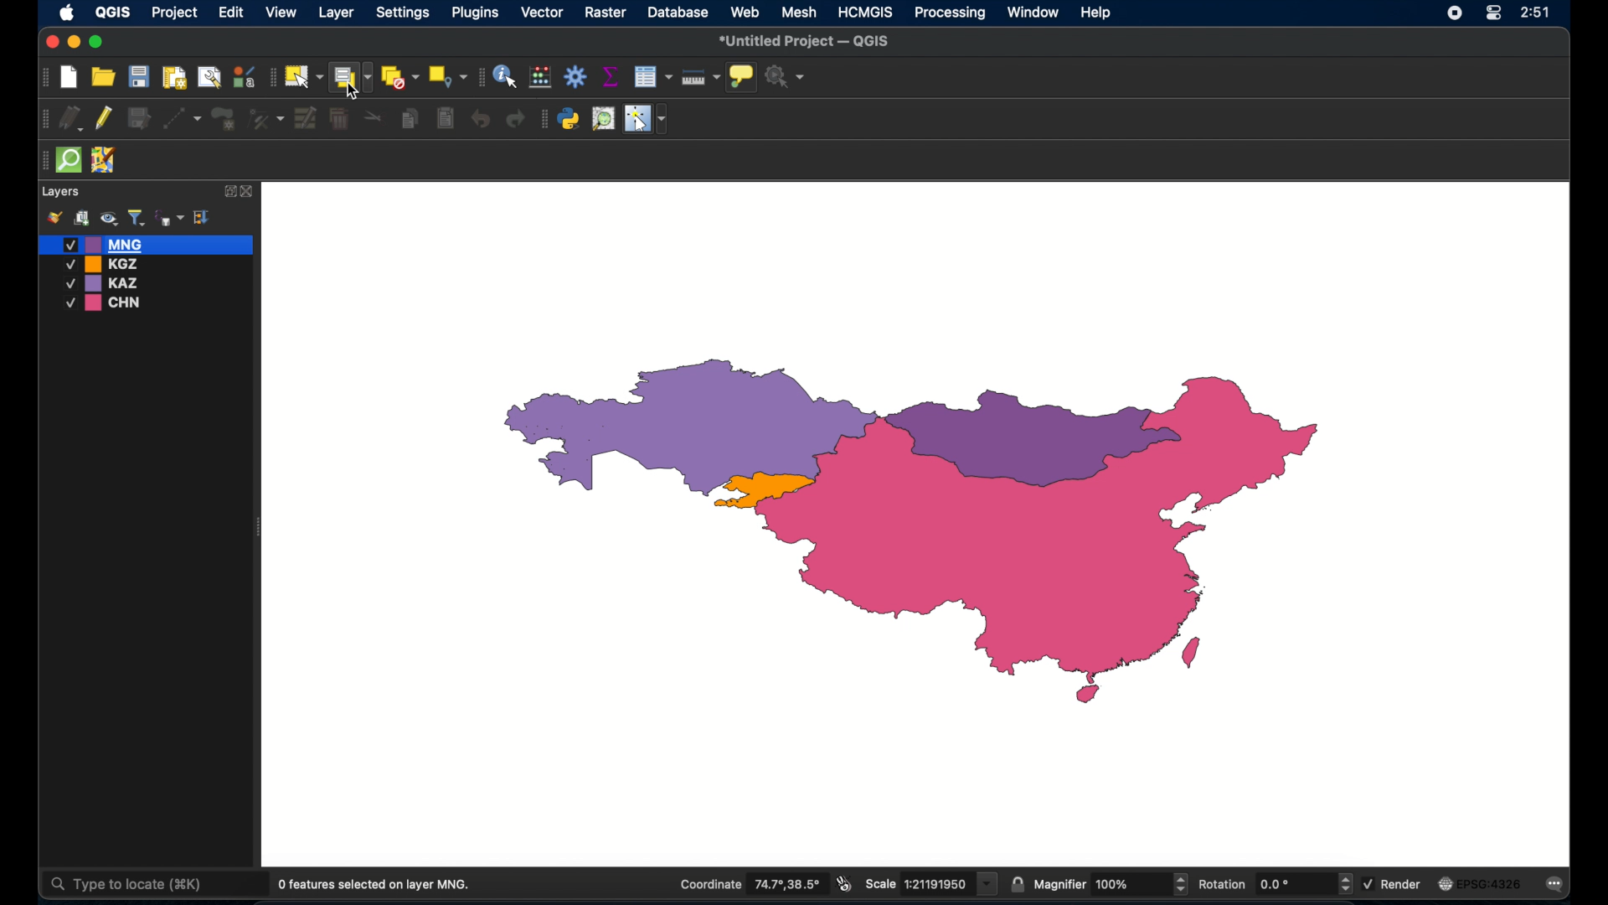  What do you see at coordinates (227, 191) in the screenshot?
I see `expand` at bounding box center [227, 191].